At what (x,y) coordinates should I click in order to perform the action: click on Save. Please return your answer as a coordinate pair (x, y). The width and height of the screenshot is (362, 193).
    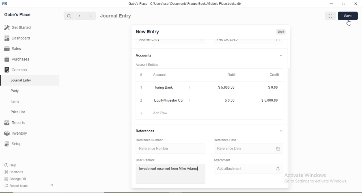
    Looking at the image, I should click on (348, 15).